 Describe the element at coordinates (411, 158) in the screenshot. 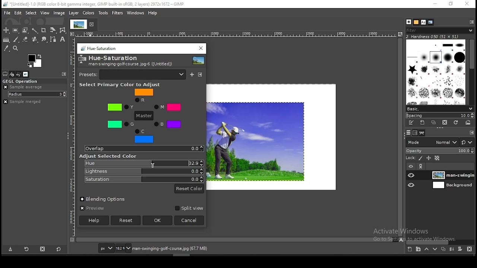

I see `lock` at that location.